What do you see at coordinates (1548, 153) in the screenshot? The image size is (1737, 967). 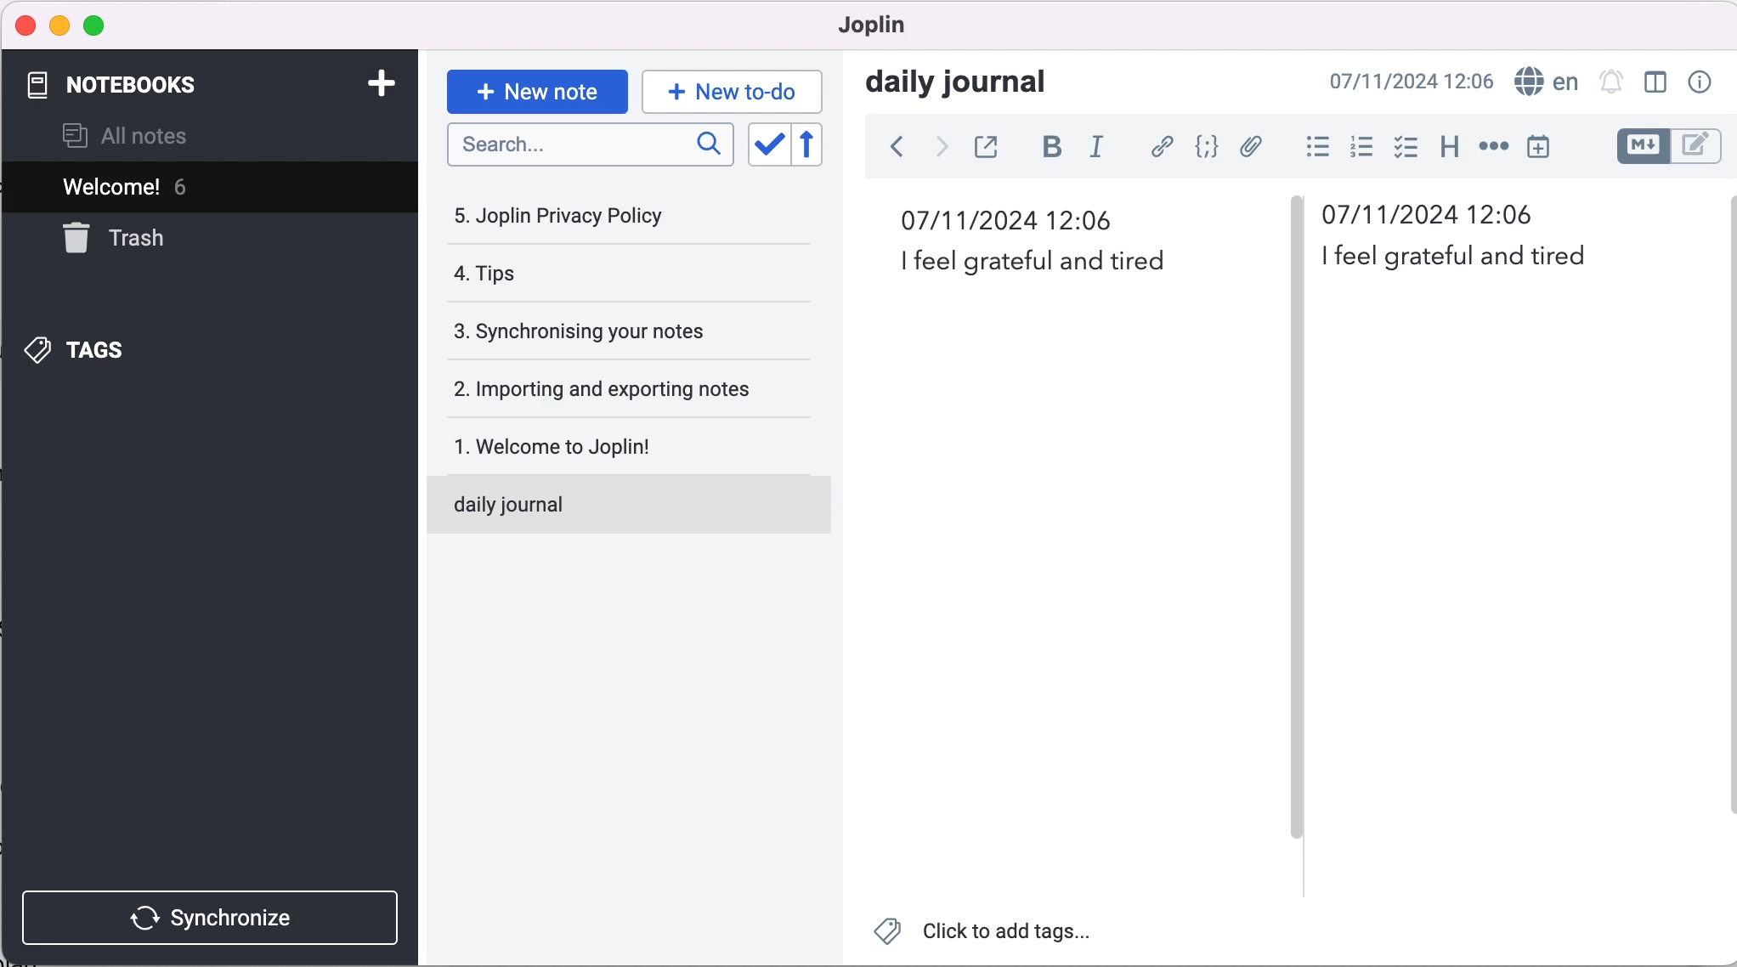 I see `insert time` at bounding box center [1548, 153].